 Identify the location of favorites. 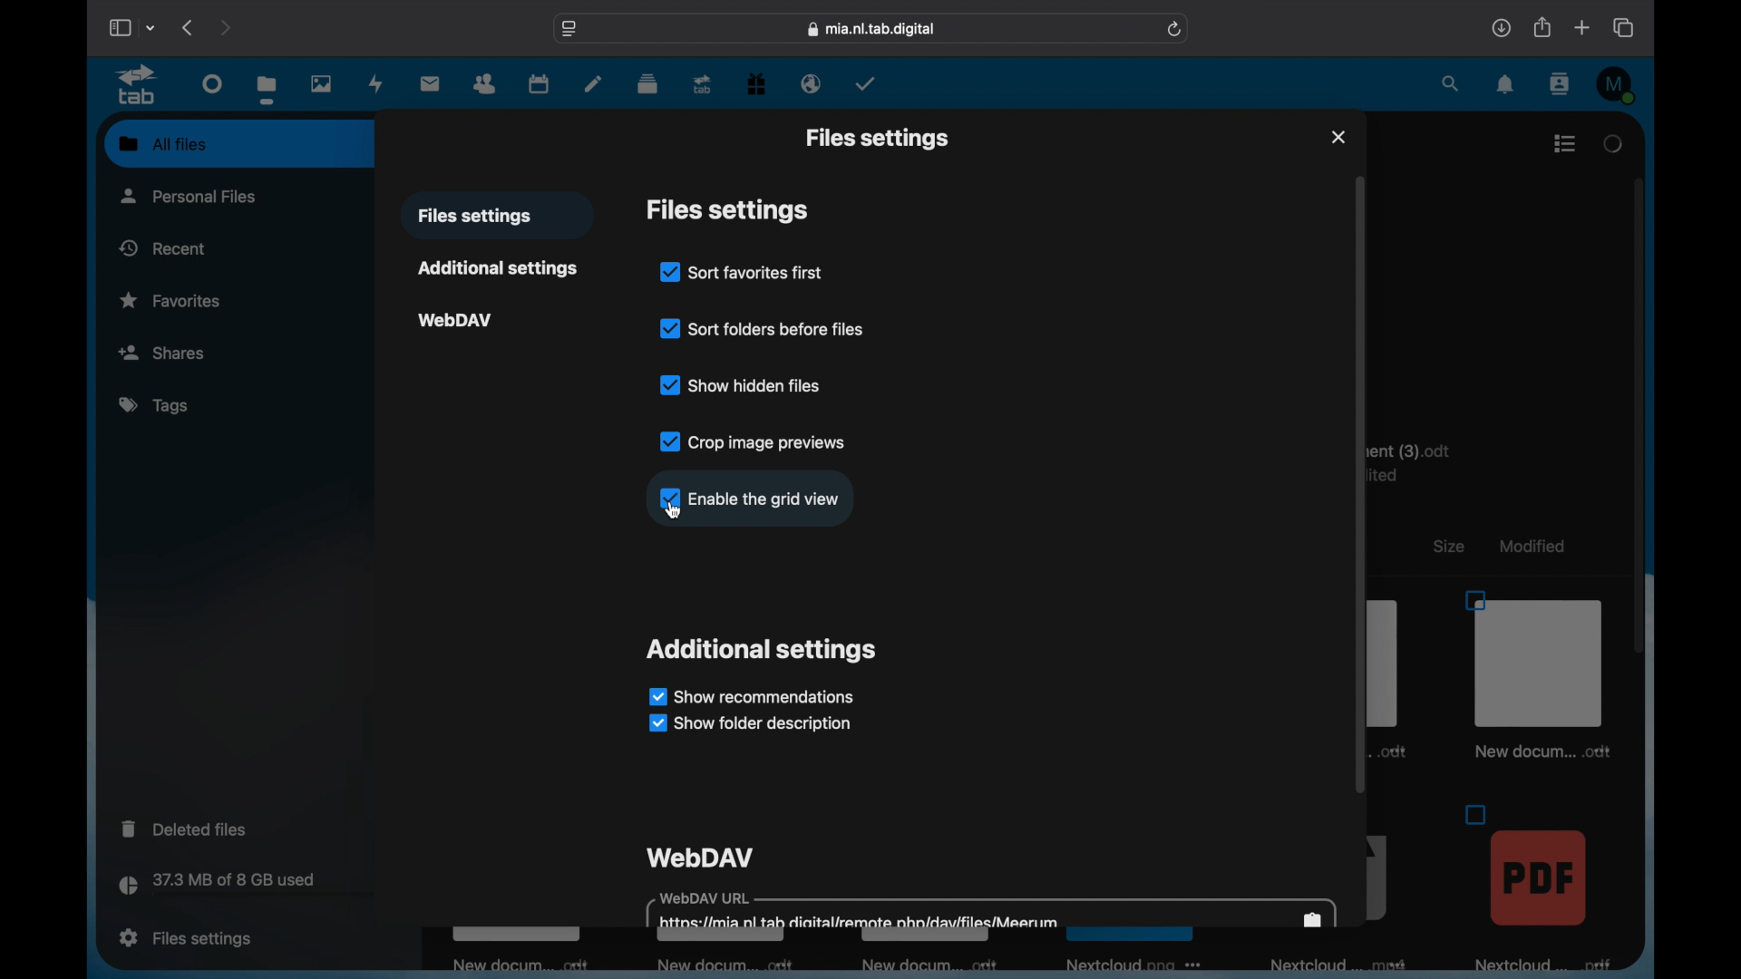
(172, 301).